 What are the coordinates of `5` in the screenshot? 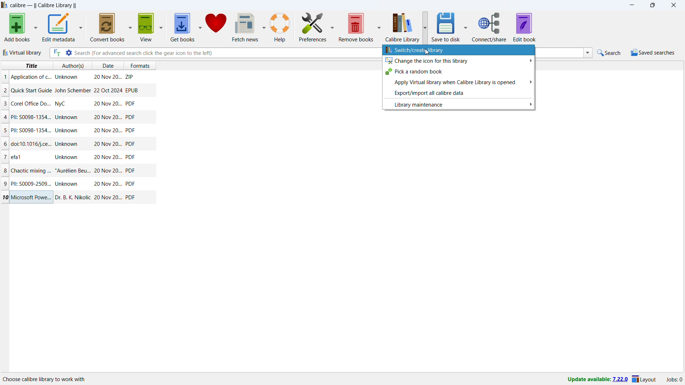 It's located at (5, 131).